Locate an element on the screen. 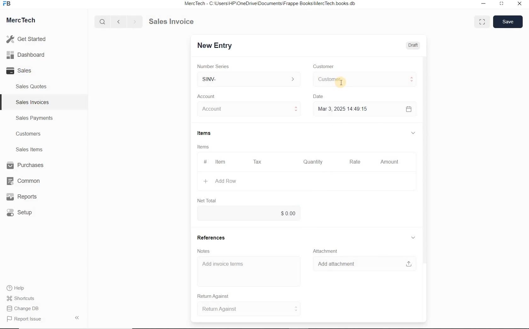 Image resolution: width=529 pixels, height=329 pixels. cursor is located at coordinates (341, 84).